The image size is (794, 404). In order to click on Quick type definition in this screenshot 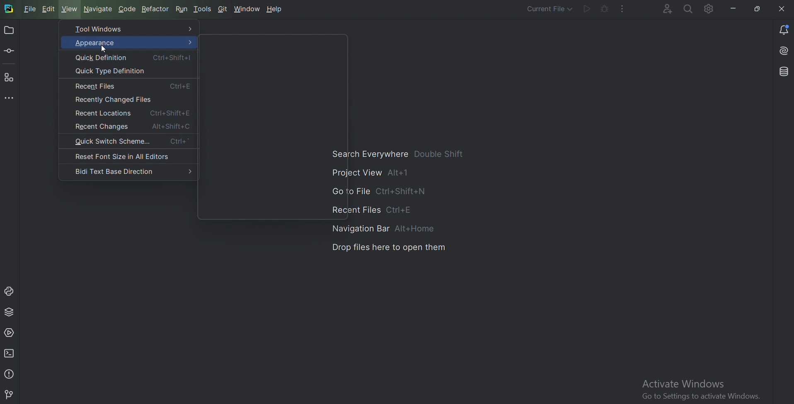, I will do `click(111, 71)`.